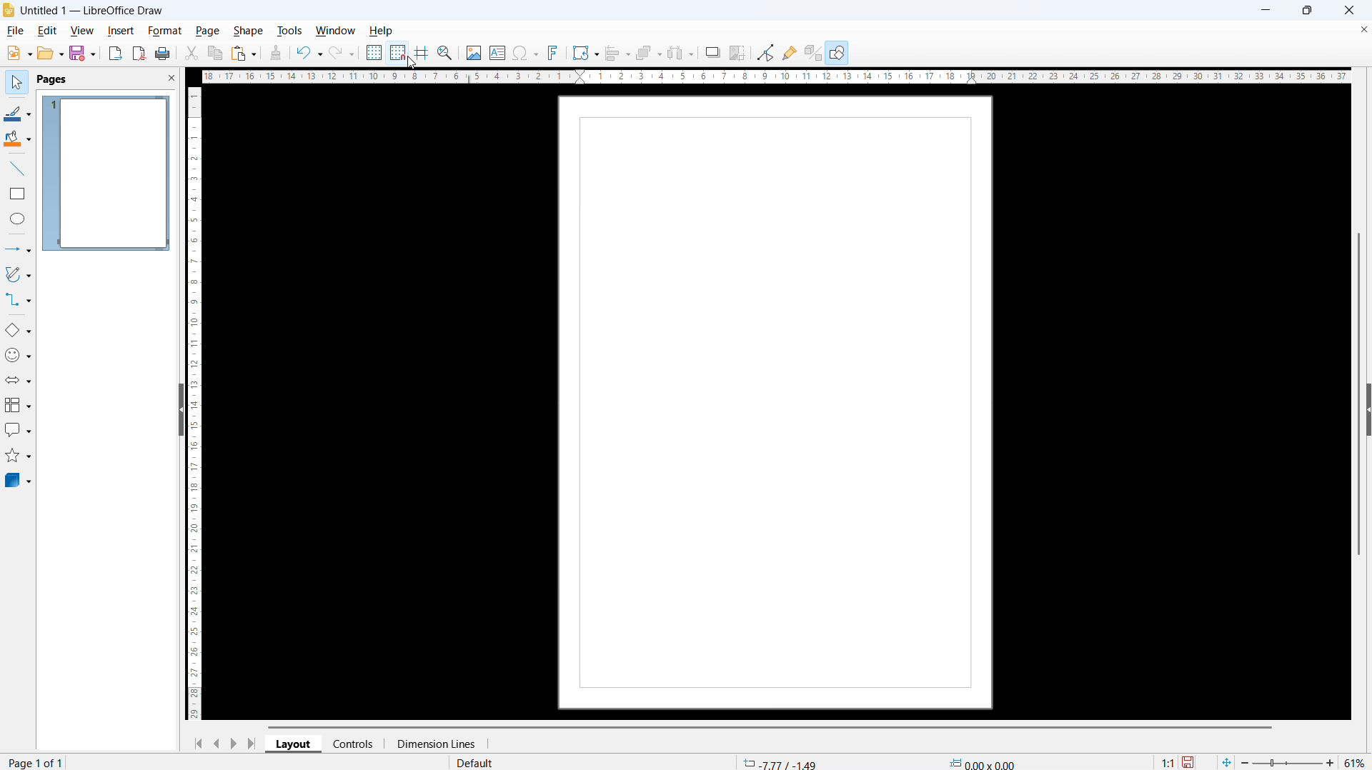 The height and width of the screenshot is (770, 1372). Describe the element at coordinates (1356, 761) in the screenshot. I see `Zoom level ` at that location.